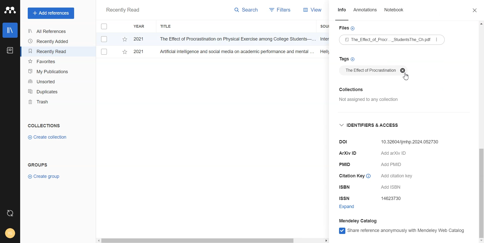 This screenshot has height=243, width=484. Describe the element at coordinates (366, 14) in the screenshot. I see `Annotations` at that location.